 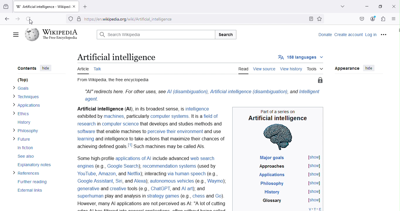 I want to click on WIKIPEDIA The Free Encyclopedia, so click(x=61, y=34).